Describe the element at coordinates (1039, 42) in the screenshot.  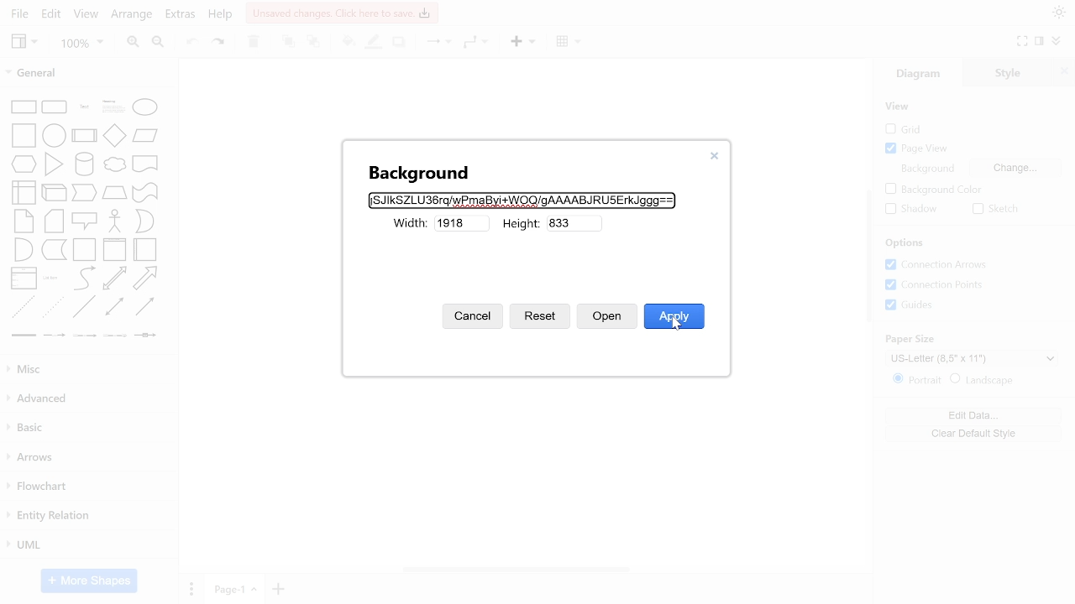
I see `format` at that location.